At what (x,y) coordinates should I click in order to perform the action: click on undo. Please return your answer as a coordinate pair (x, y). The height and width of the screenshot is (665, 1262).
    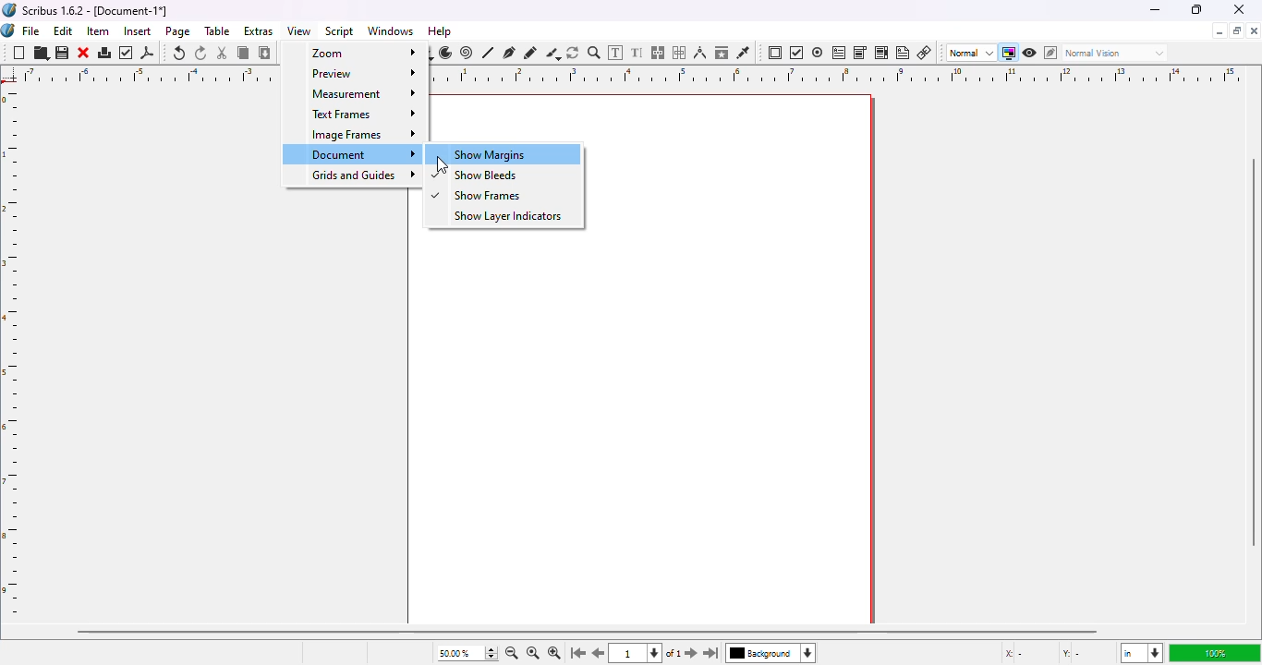
    Looking at the image, I should click on (179, 53).